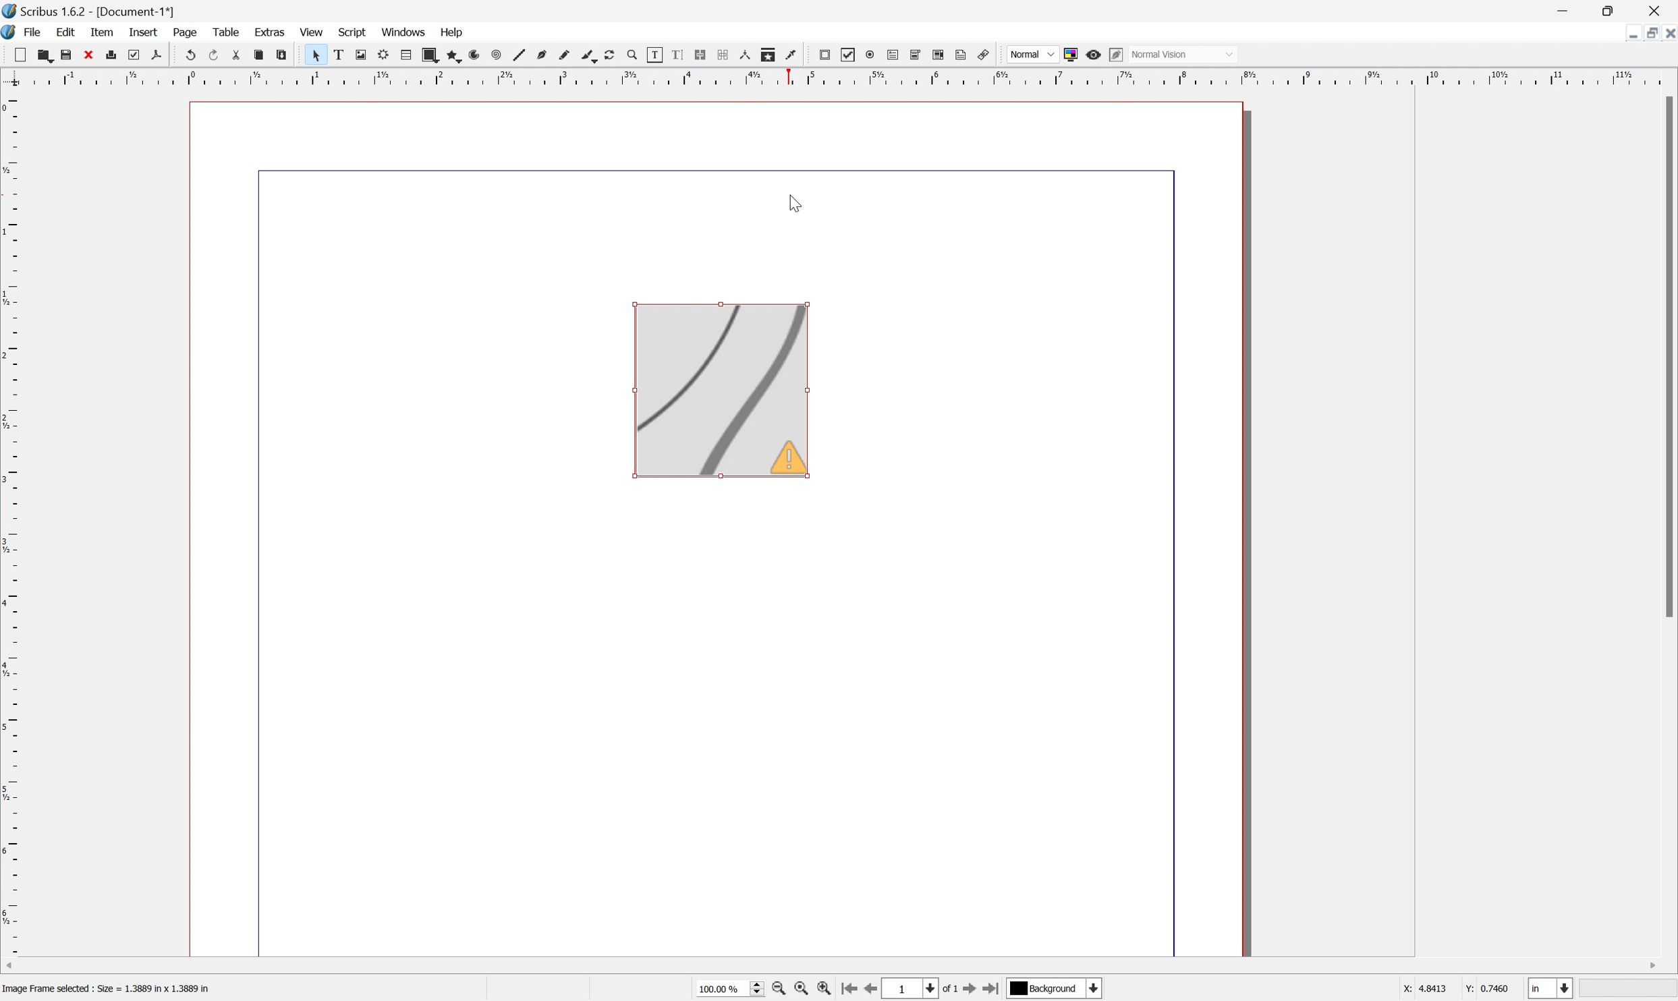 Image resolution: width=1678 pixels, height=1001 pixels. What do you see at coordinates (115, 55) in the screenshot?
I see `Print` at bounding box center [115, 55].